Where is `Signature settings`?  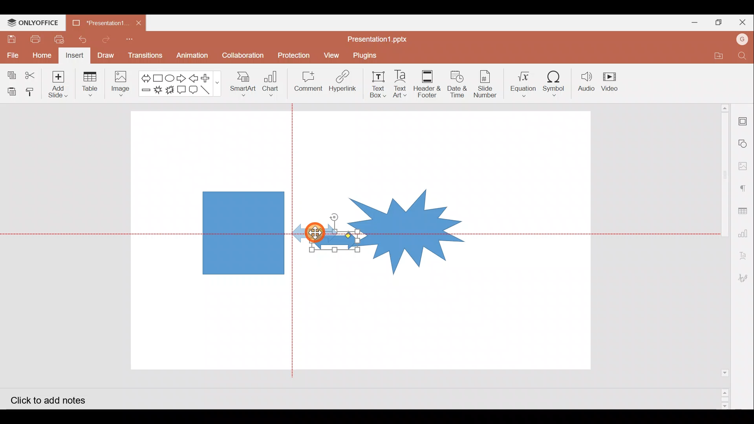 Signature settings is located at coordinates (745, 279).